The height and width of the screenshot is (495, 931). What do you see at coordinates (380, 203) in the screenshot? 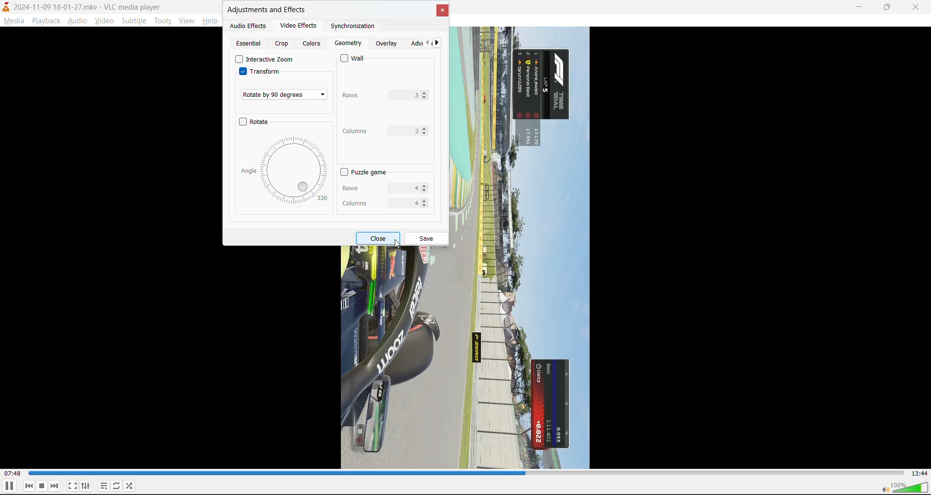
I see `columns` at bounding box center [380, 203].